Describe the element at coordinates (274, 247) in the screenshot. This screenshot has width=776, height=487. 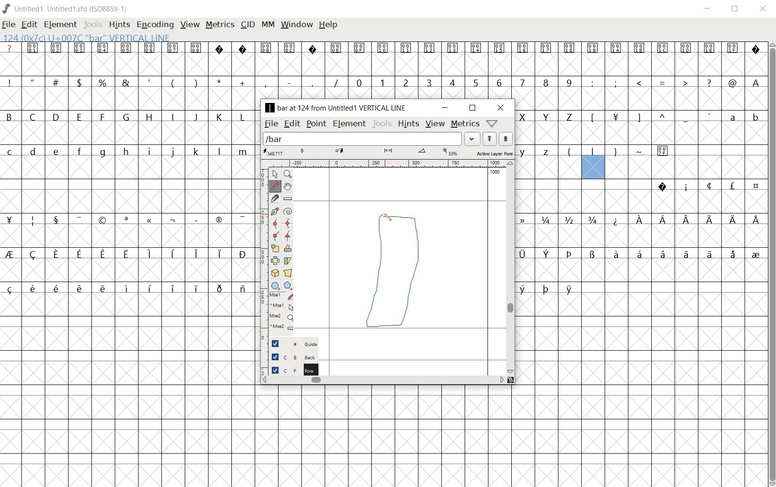
I see `scale the selection` at that location.